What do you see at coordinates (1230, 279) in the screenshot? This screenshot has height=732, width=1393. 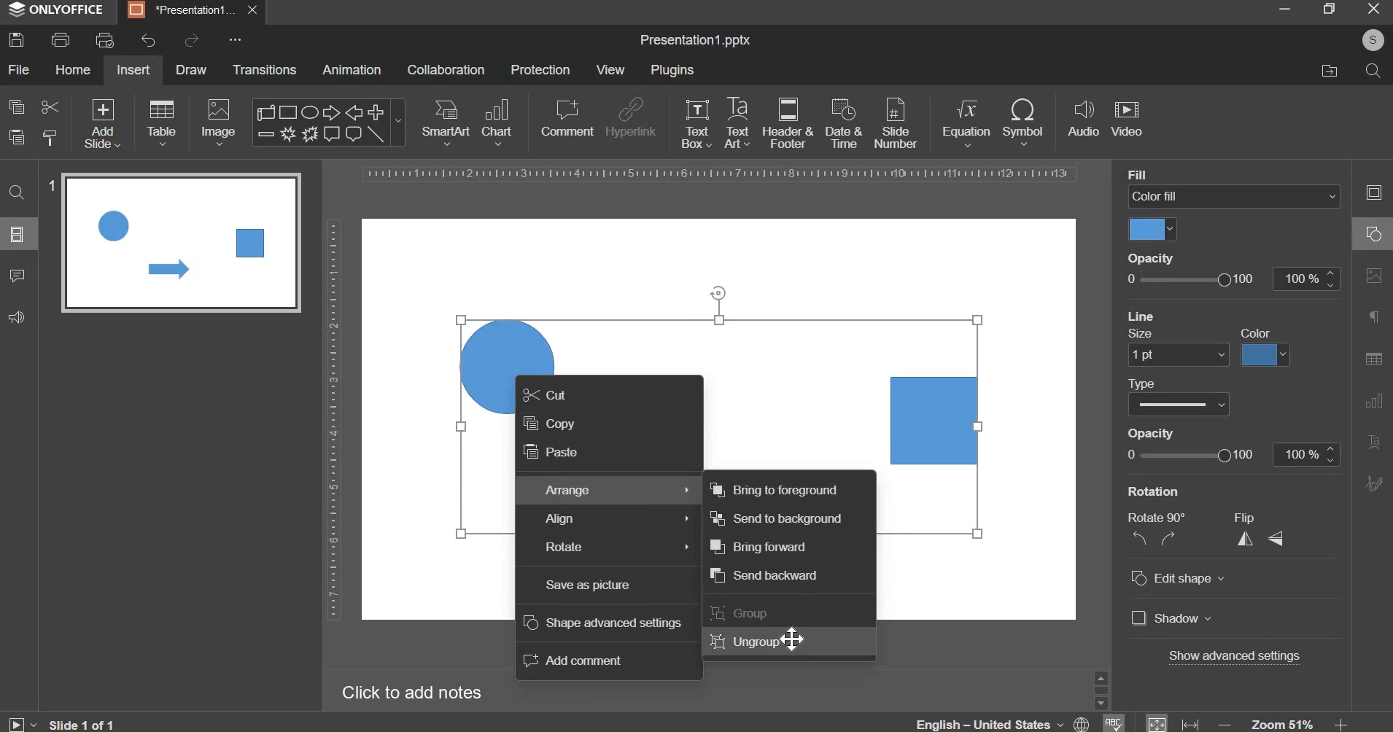 I see `opacity` at bounding box center [1230, 279].